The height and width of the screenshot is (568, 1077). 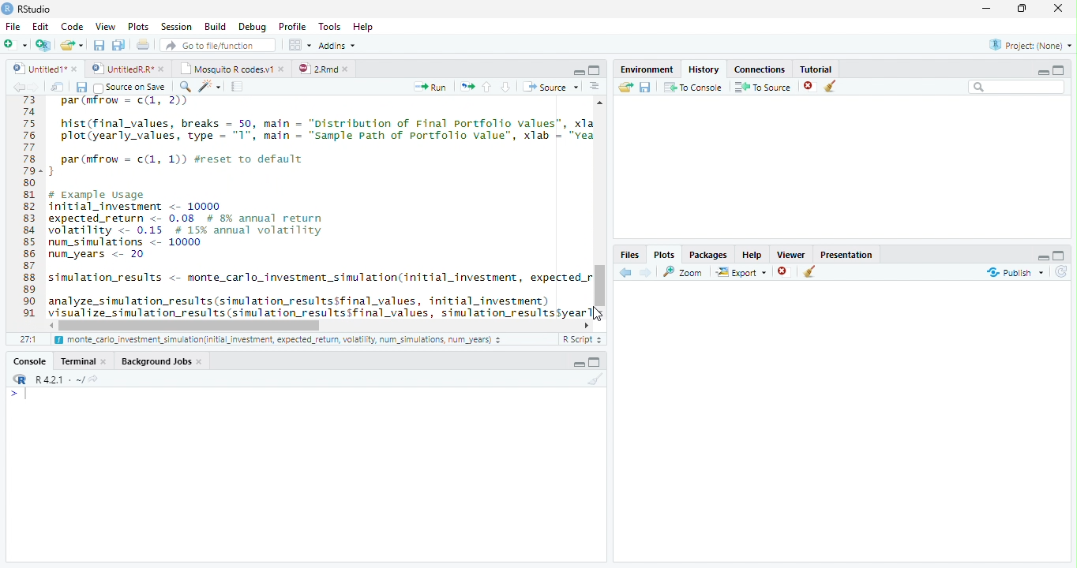 I want to click on next source location, so click(x=35, y=87).